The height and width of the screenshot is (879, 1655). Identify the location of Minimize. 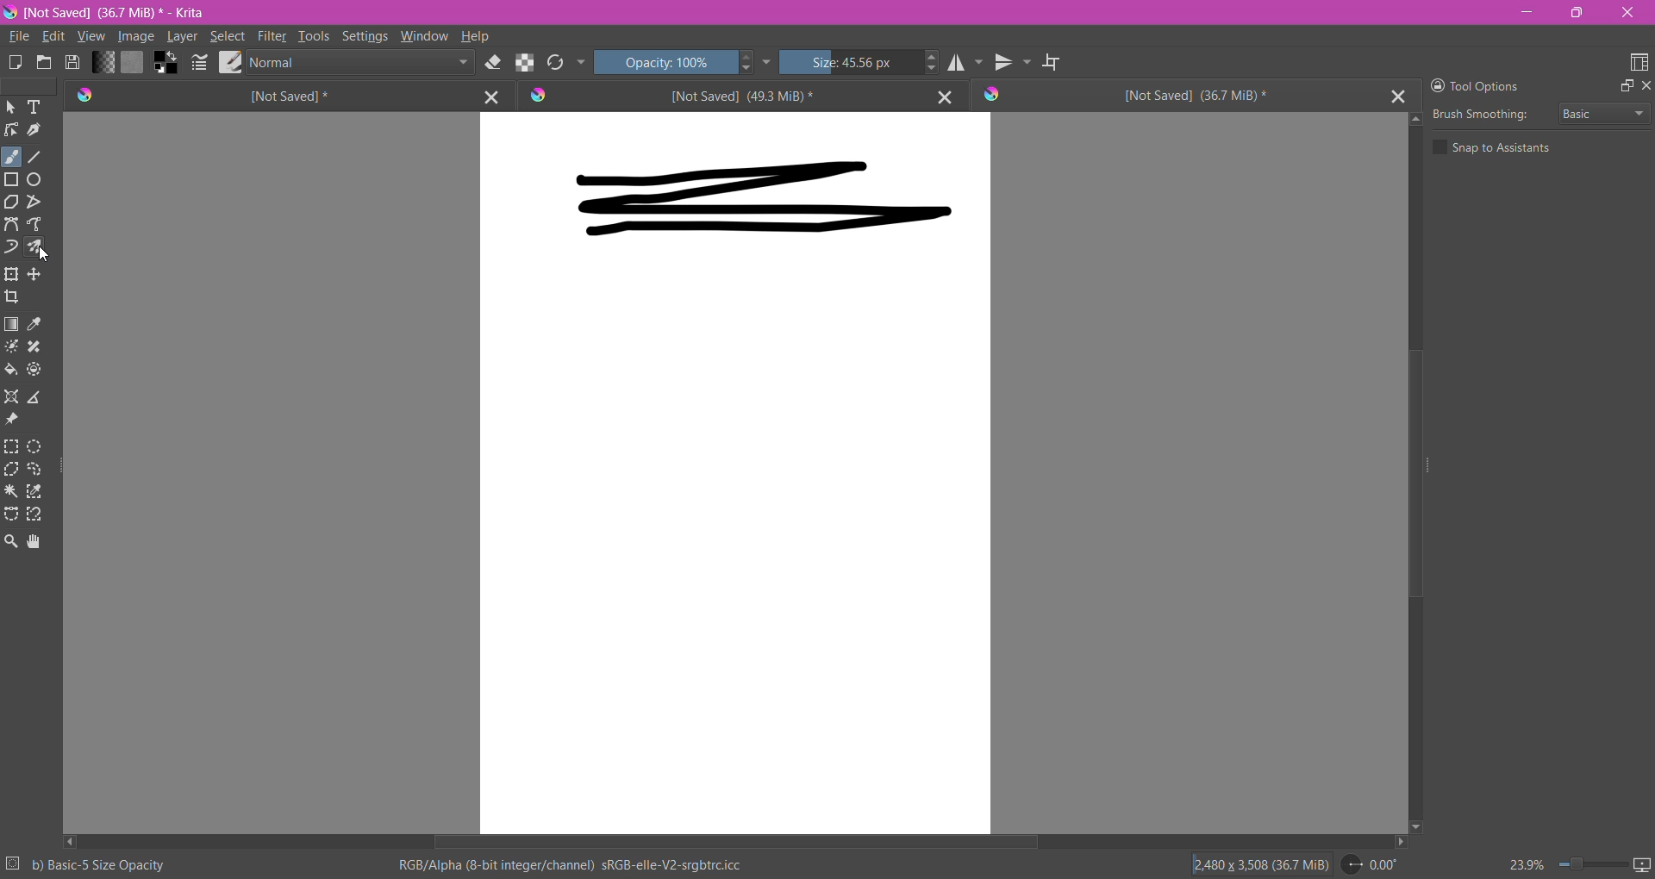
(1526, 11).